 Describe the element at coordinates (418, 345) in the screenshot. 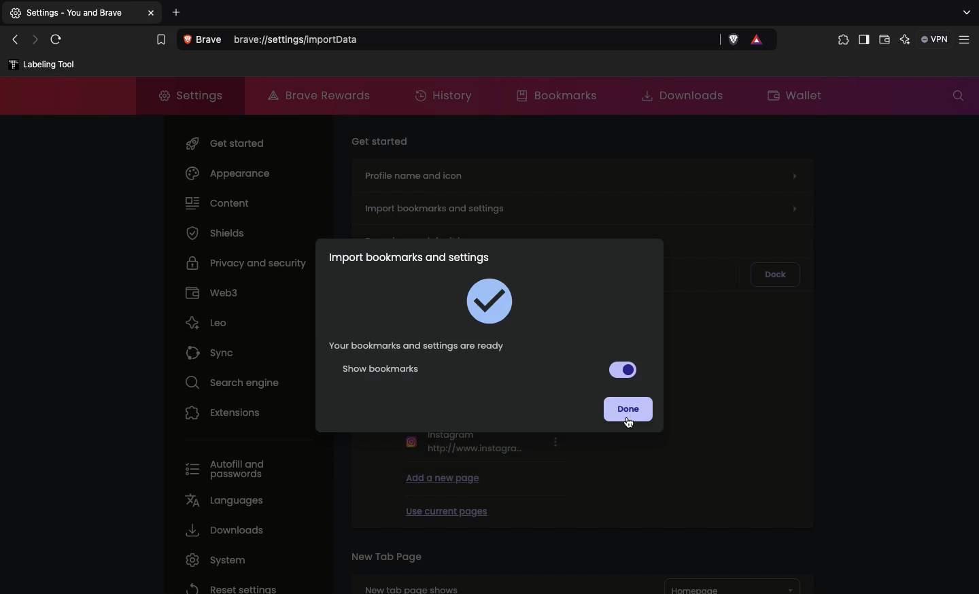

I see `Your bookmarks and settings are ready` at that location.